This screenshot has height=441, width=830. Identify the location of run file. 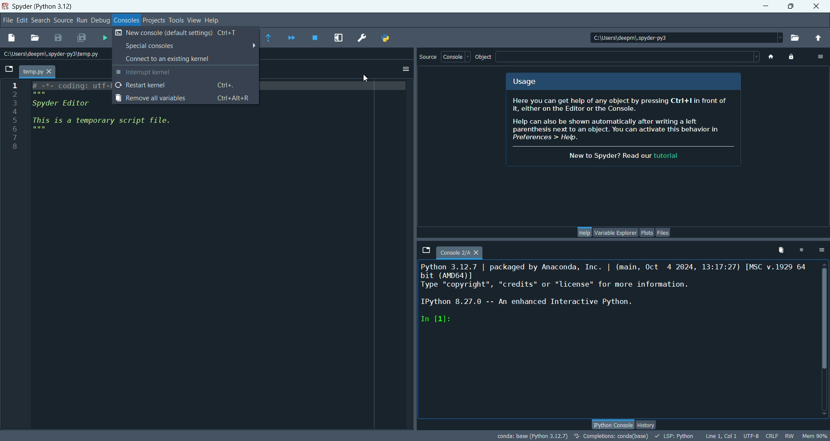
(105, 38).